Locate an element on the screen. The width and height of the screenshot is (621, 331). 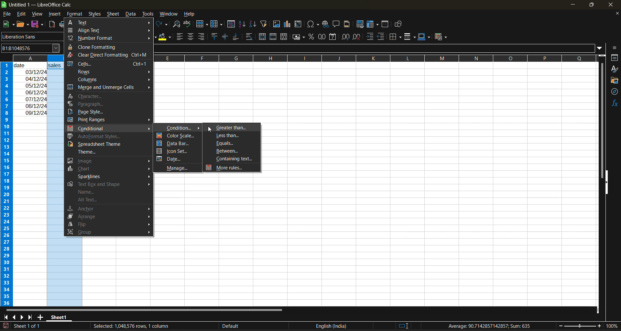
align right is located at coordinates (202, 36).